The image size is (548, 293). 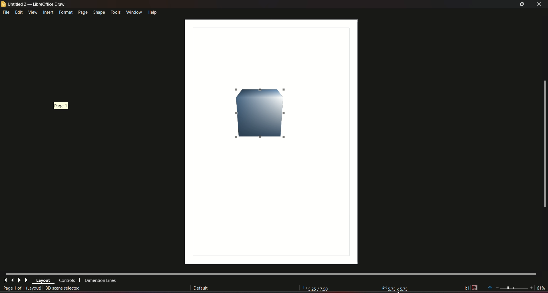 What do you see at coordinates (12, 280) in the screenshot?
I see `last page` at bounding box center [12, 280].